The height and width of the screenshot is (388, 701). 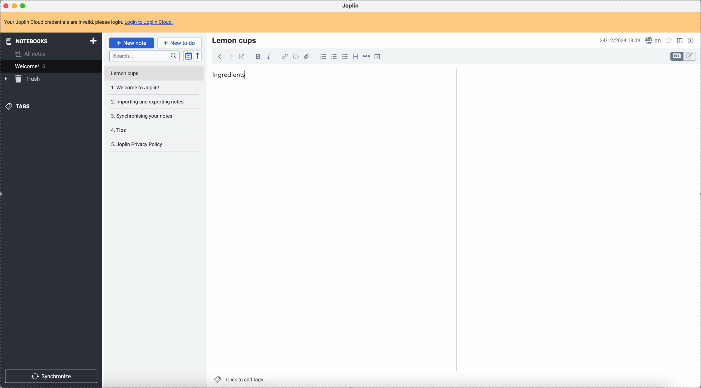 I want to click on note, so click(x=92, y=23).